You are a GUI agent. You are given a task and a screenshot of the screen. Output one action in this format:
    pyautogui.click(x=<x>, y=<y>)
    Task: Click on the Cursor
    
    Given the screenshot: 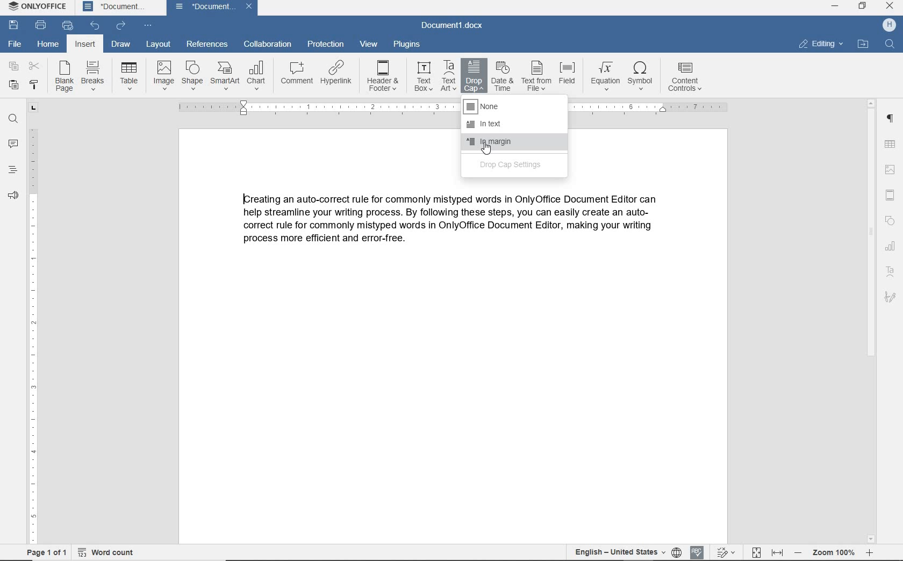 What is the action you would take?
    pyautogui.click(x=489, y=149)
    